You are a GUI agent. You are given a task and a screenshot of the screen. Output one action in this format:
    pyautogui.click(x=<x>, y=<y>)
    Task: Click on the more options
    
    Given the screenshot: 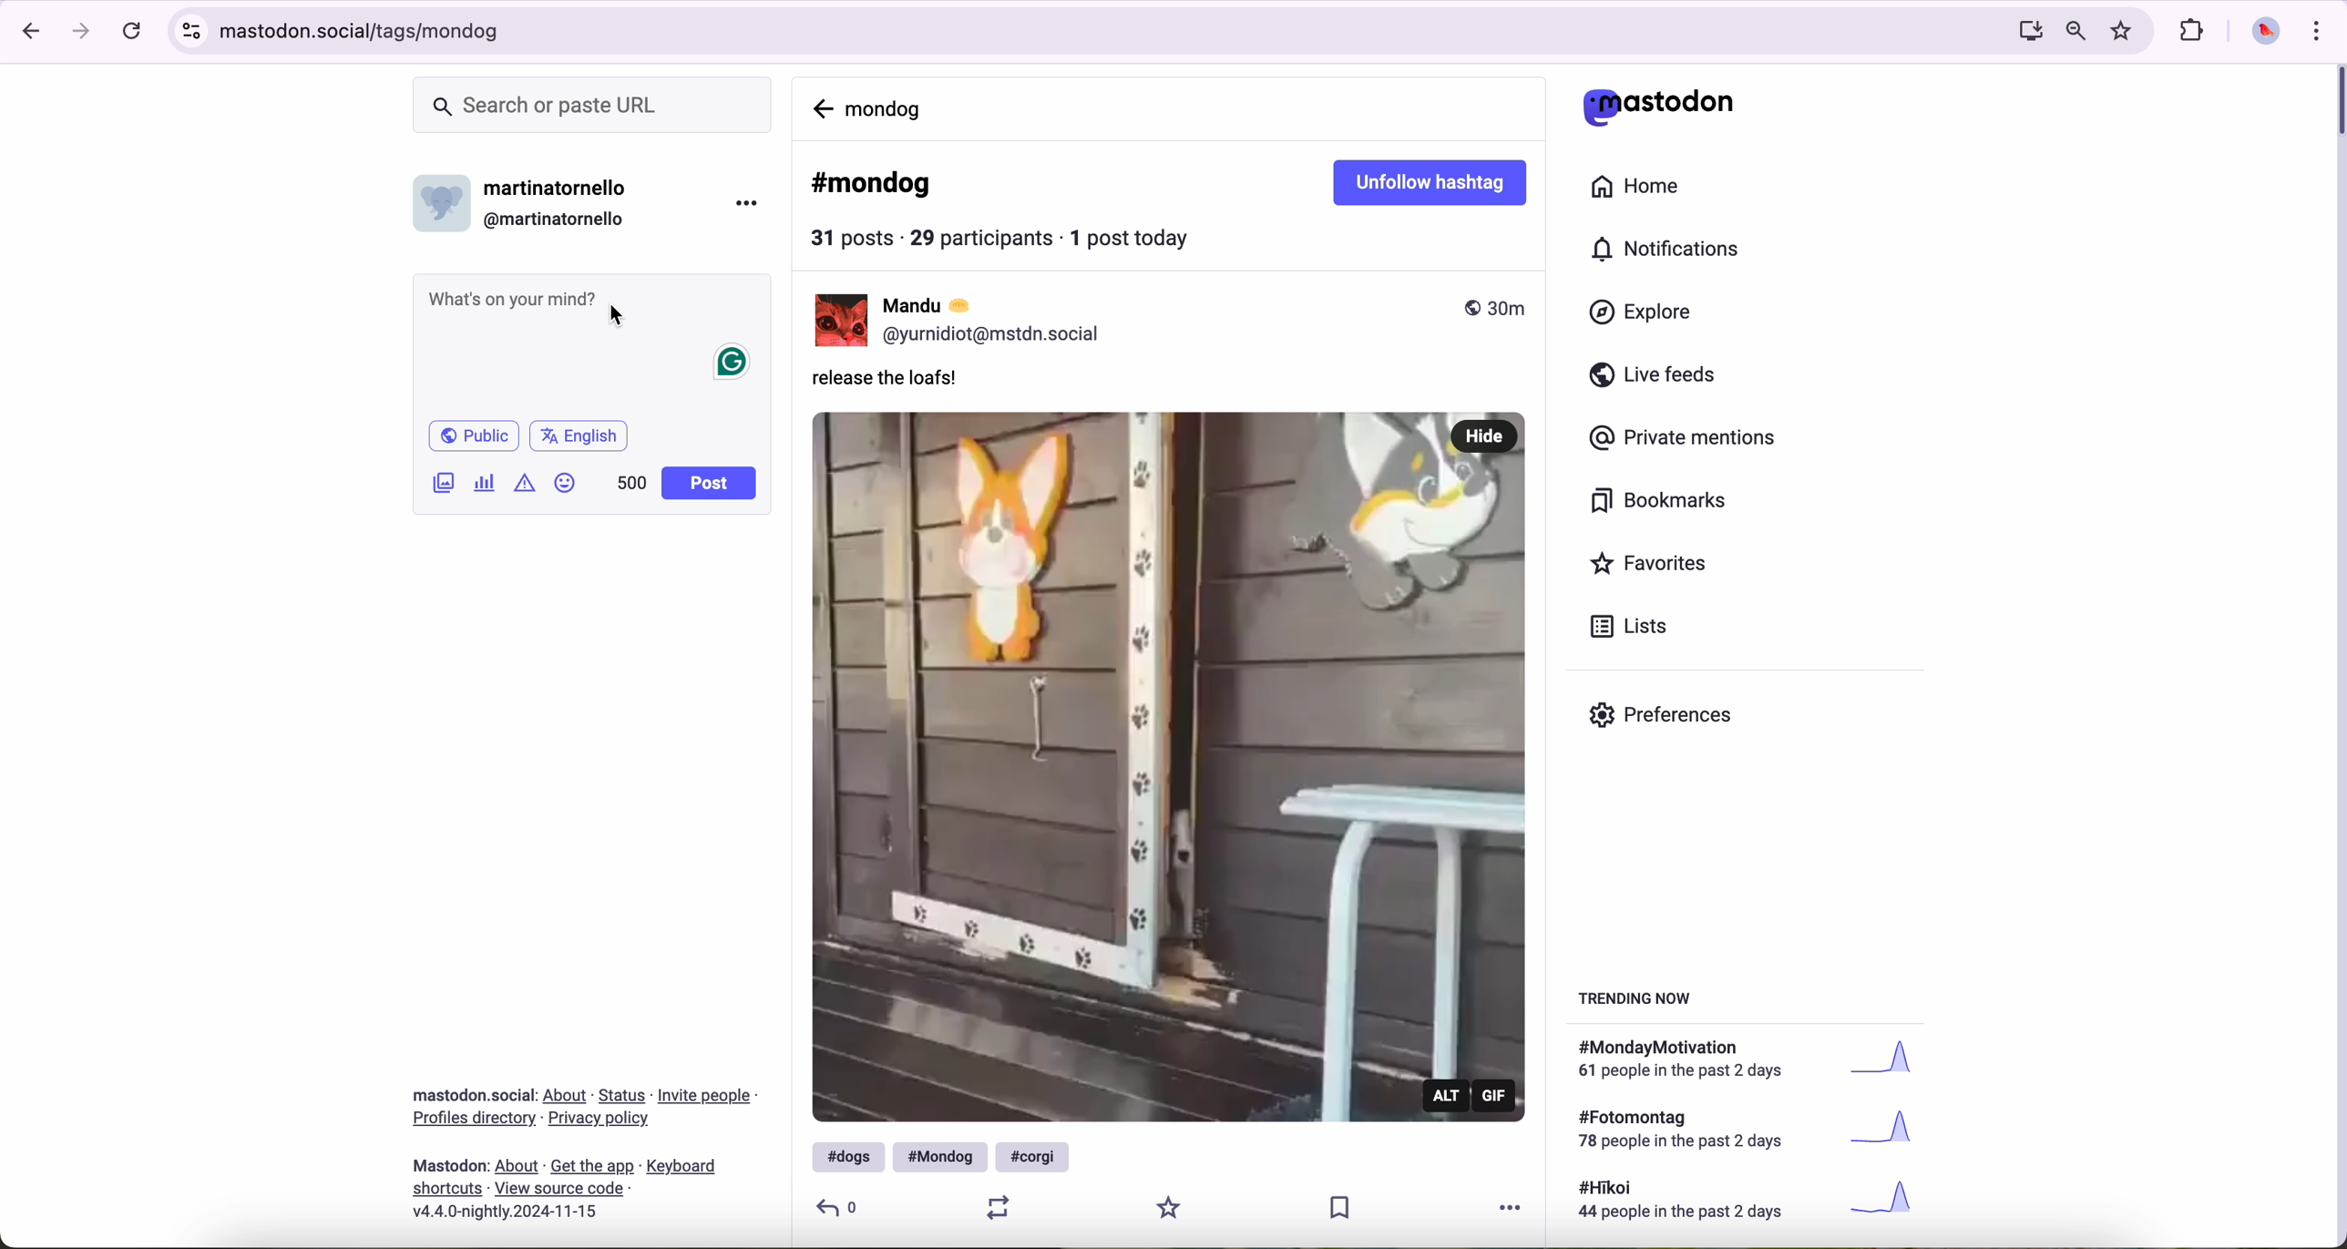 What is the action you would take?
    pyautogui.click(x=1518, y=1205)
    